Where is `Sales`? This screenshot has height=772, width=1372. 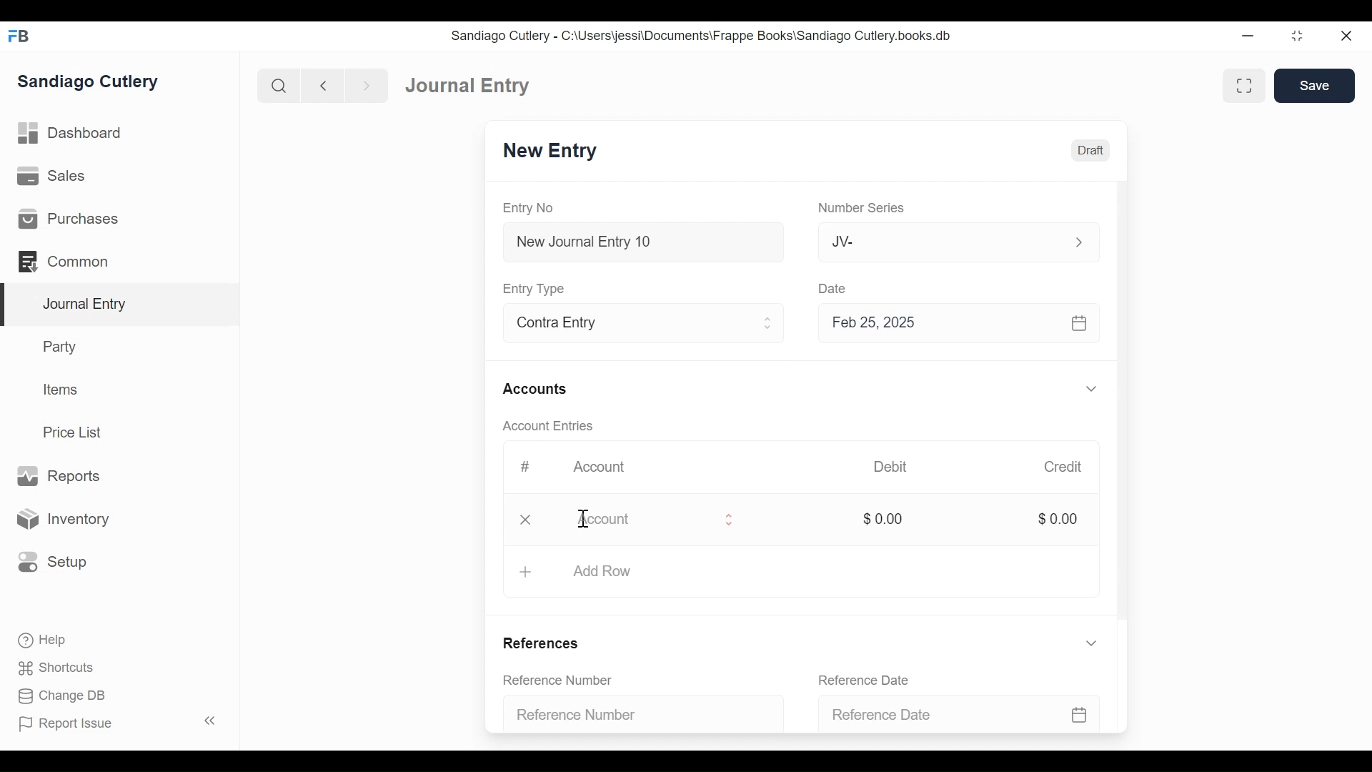
Sales is located at coordinates (50, 177).